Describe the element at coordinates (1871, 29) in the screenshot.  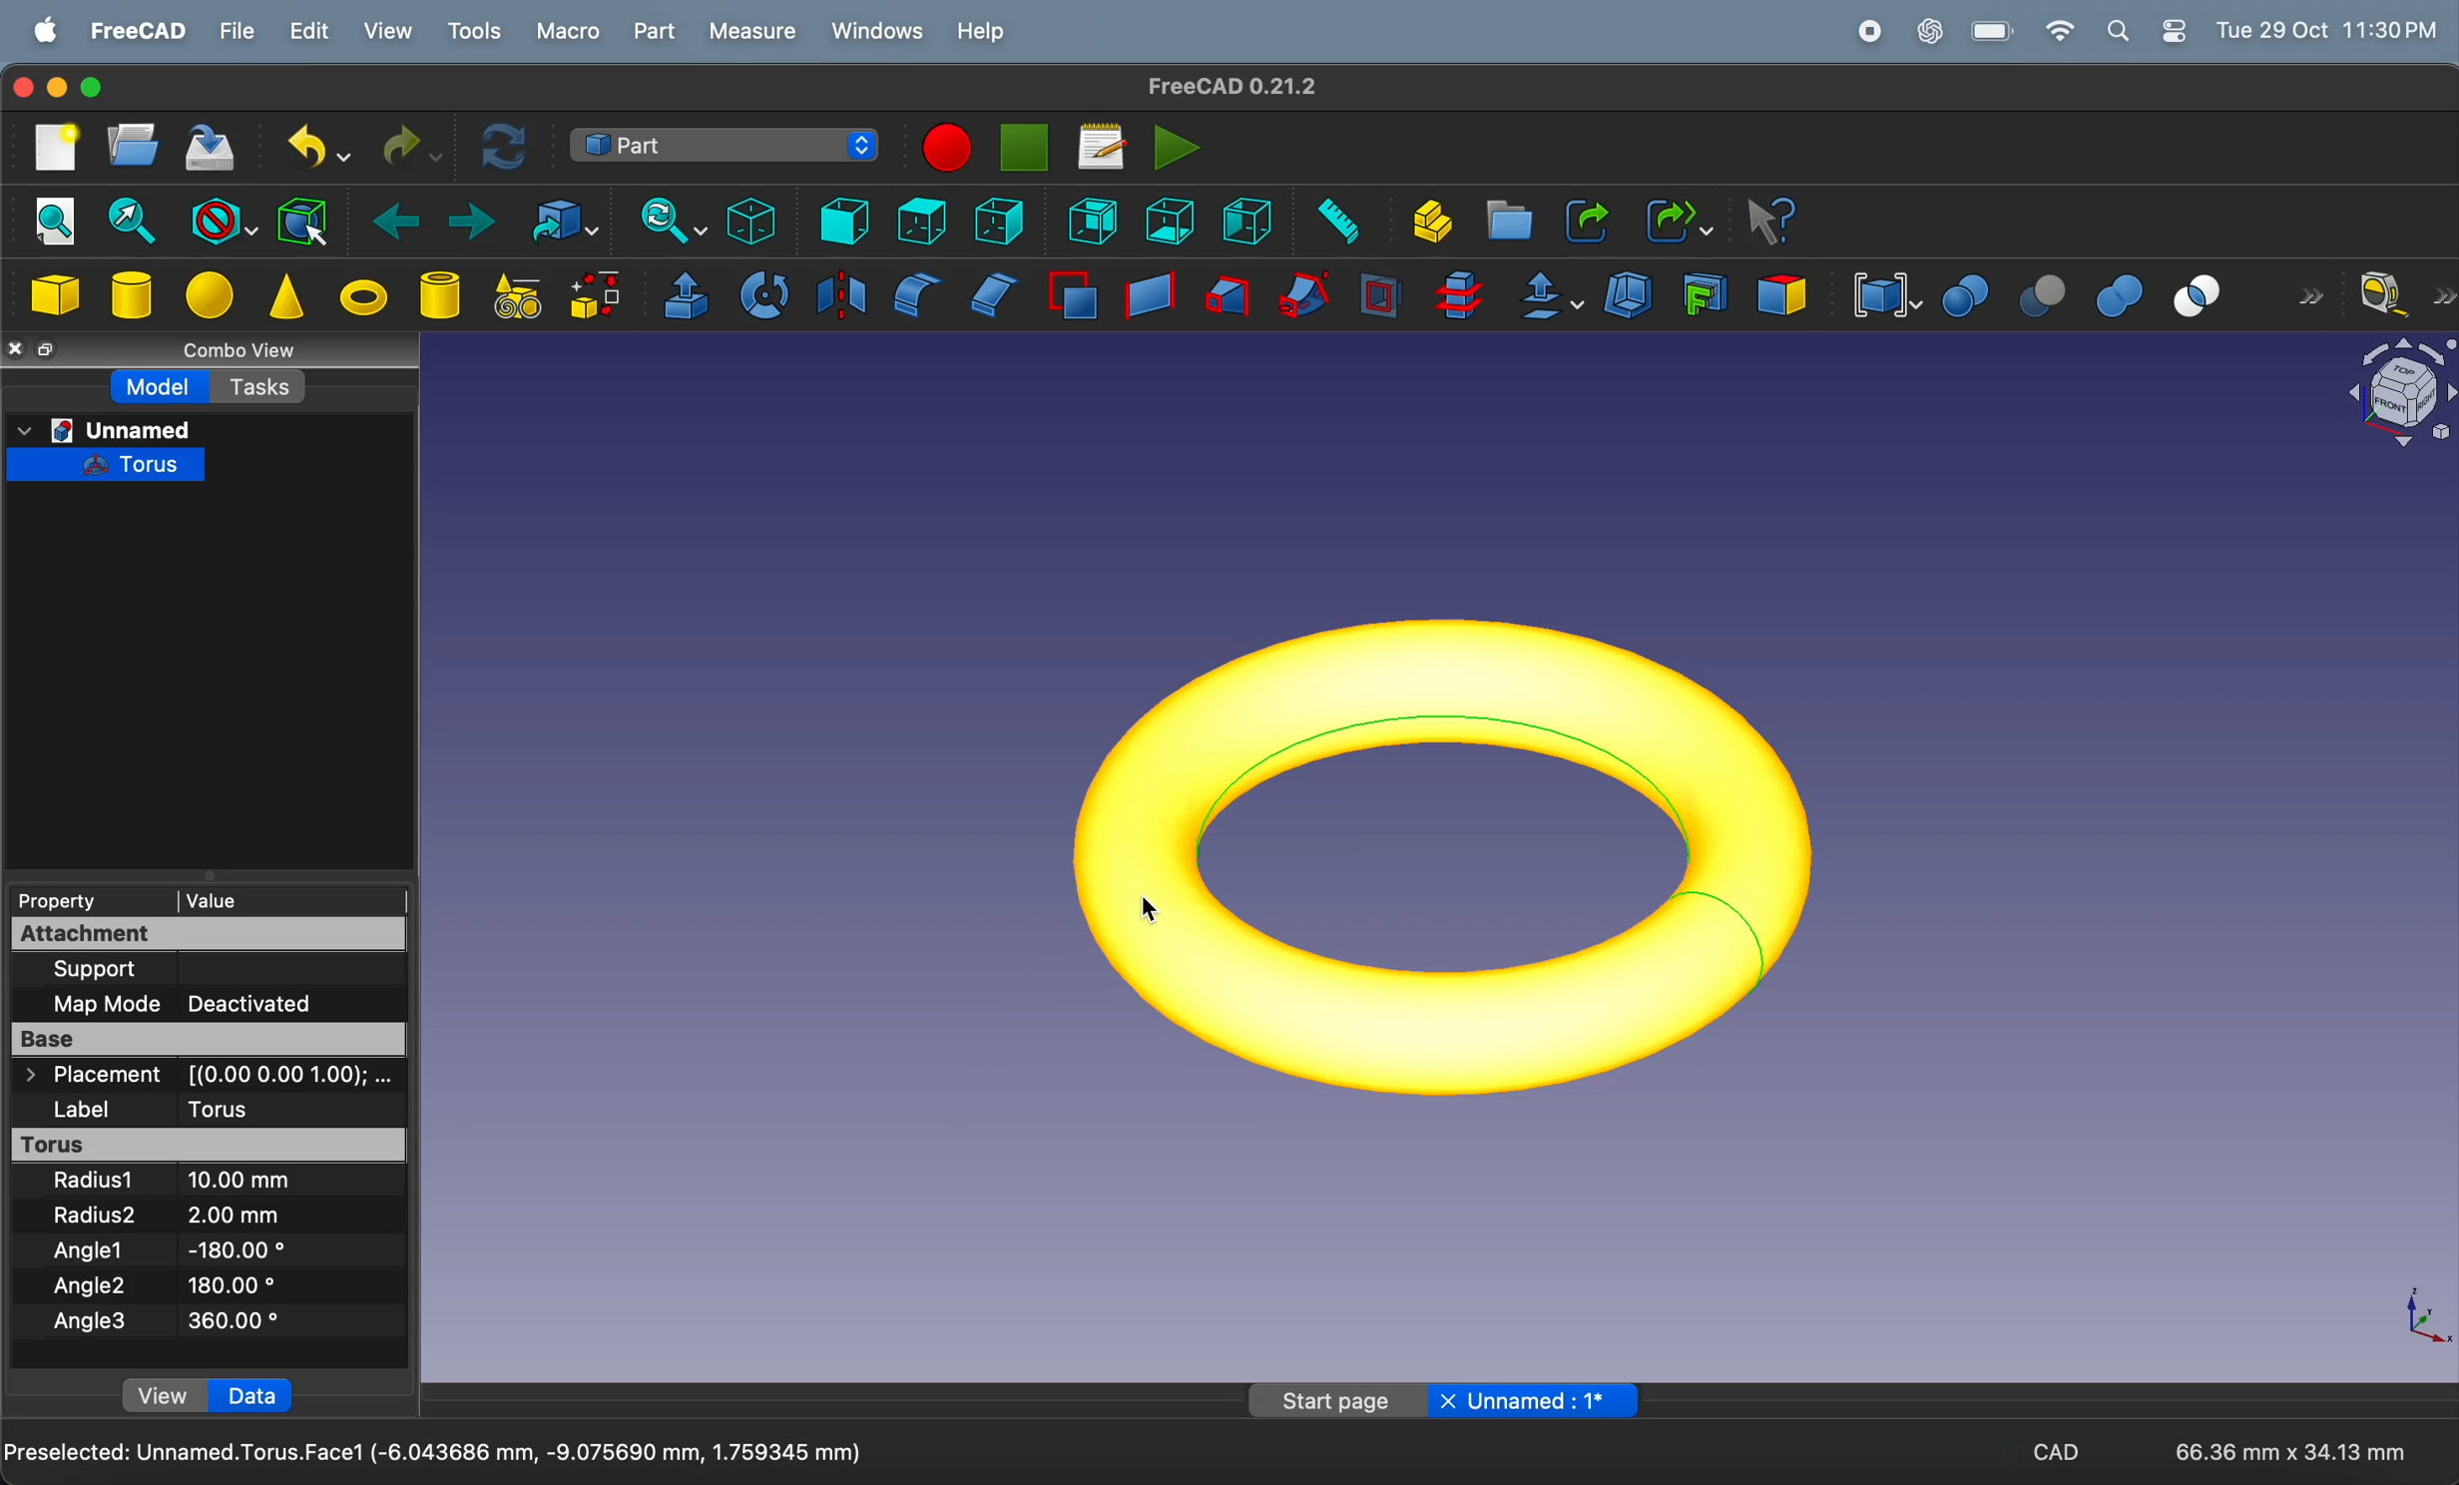
I see `record` at that location.